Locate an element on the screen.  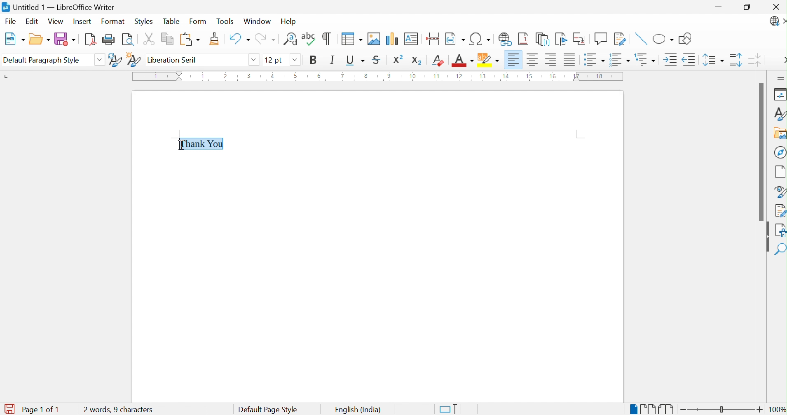
Sidebar Settings is located at coordinates (780, 77).